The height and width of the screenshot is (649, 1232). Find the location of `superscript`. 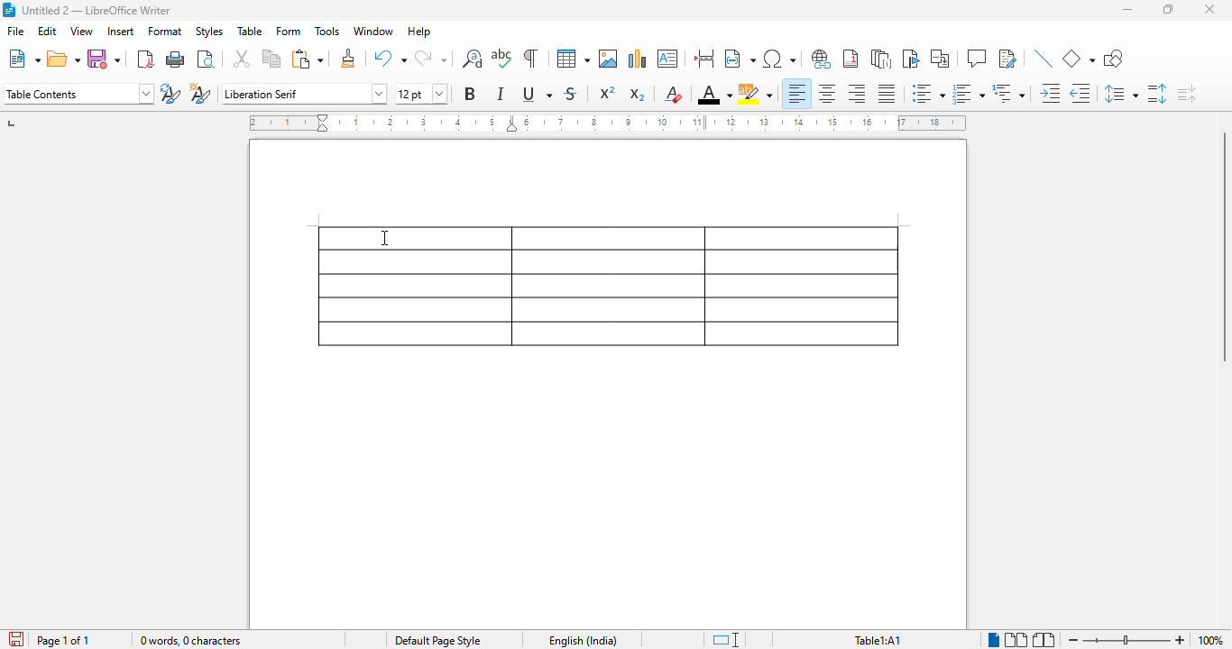

superscript is located at coordinates (608, 92).